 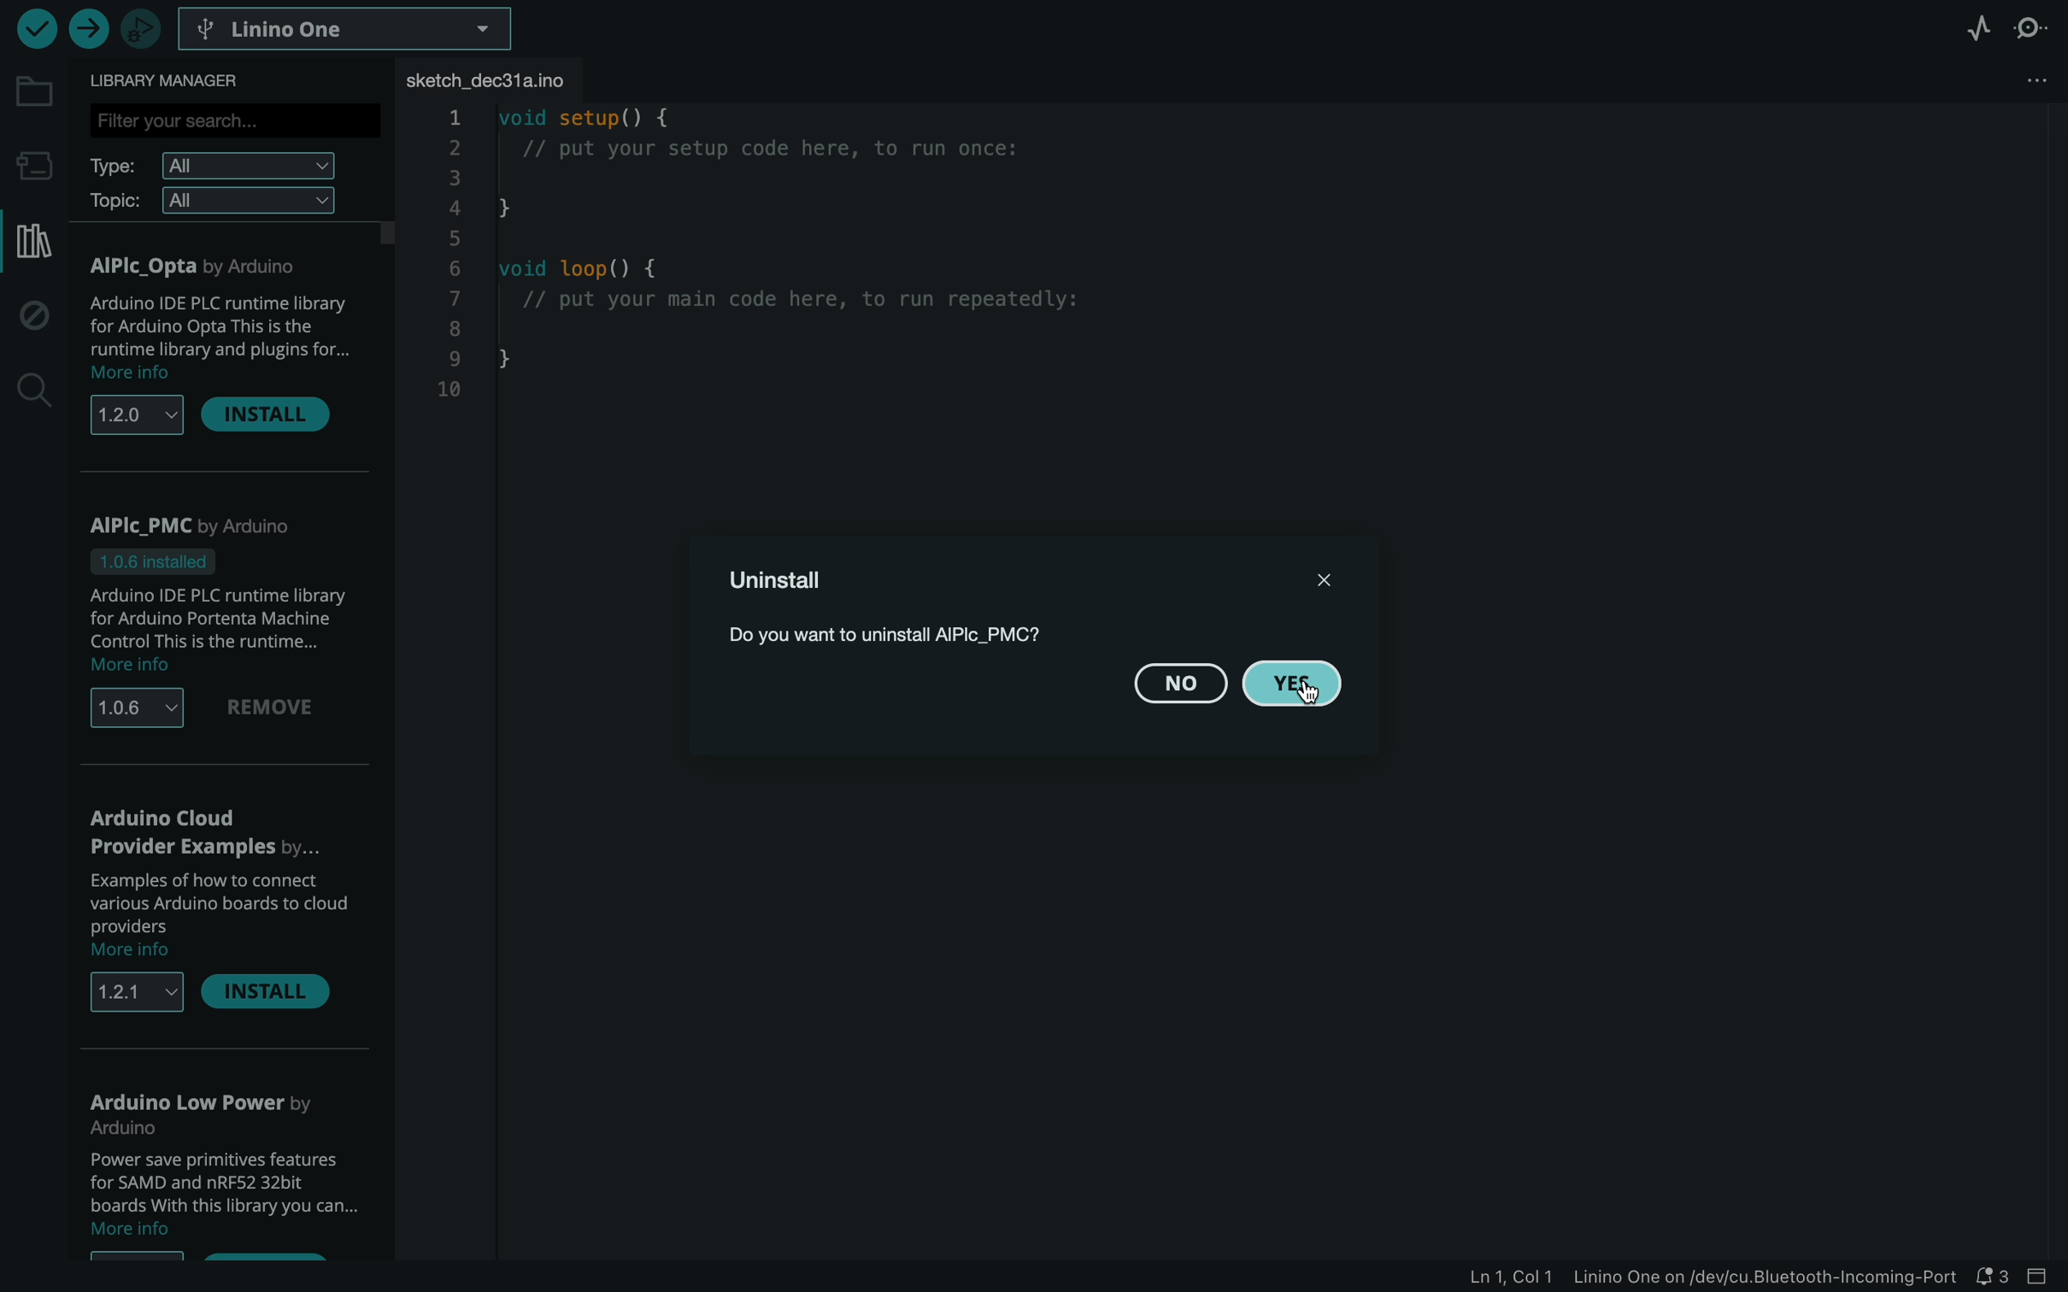 What do you see at coordinates (1992, 1277) in the screenshot?
I see `notification` at bounding box center [1992, 1277].